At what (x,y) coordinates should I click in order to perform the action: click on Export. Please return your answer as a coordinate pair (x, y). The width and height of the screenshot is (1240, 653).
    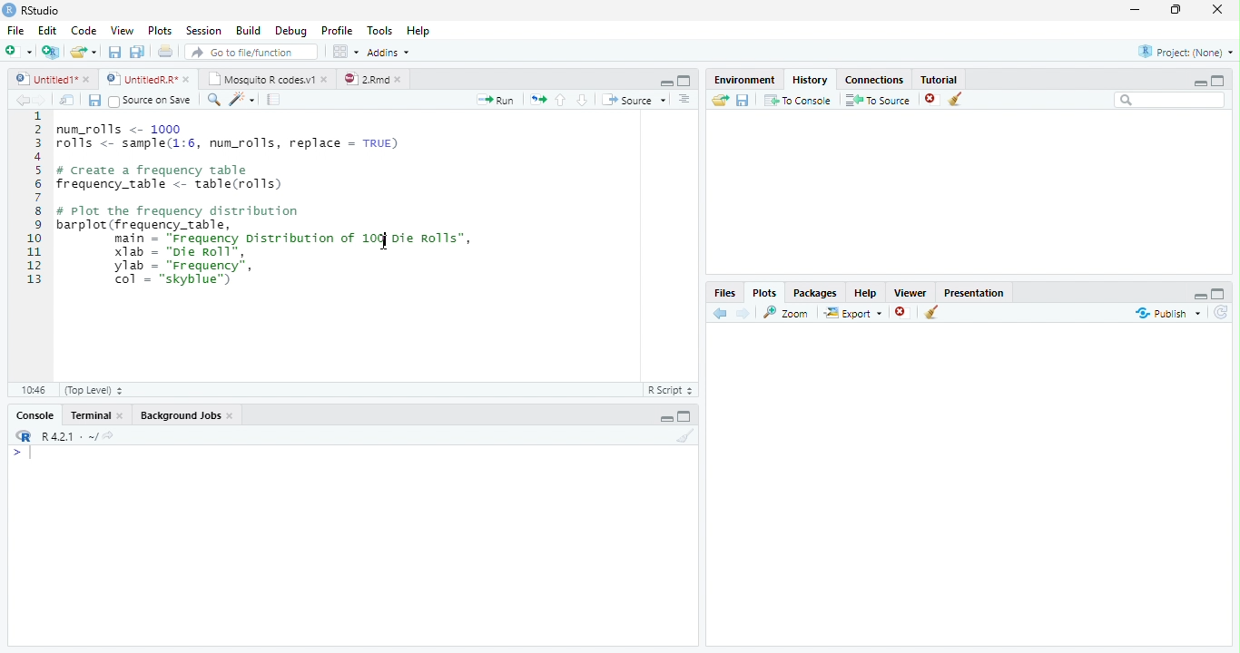
    Looking at the image, I should click on (852, 314).